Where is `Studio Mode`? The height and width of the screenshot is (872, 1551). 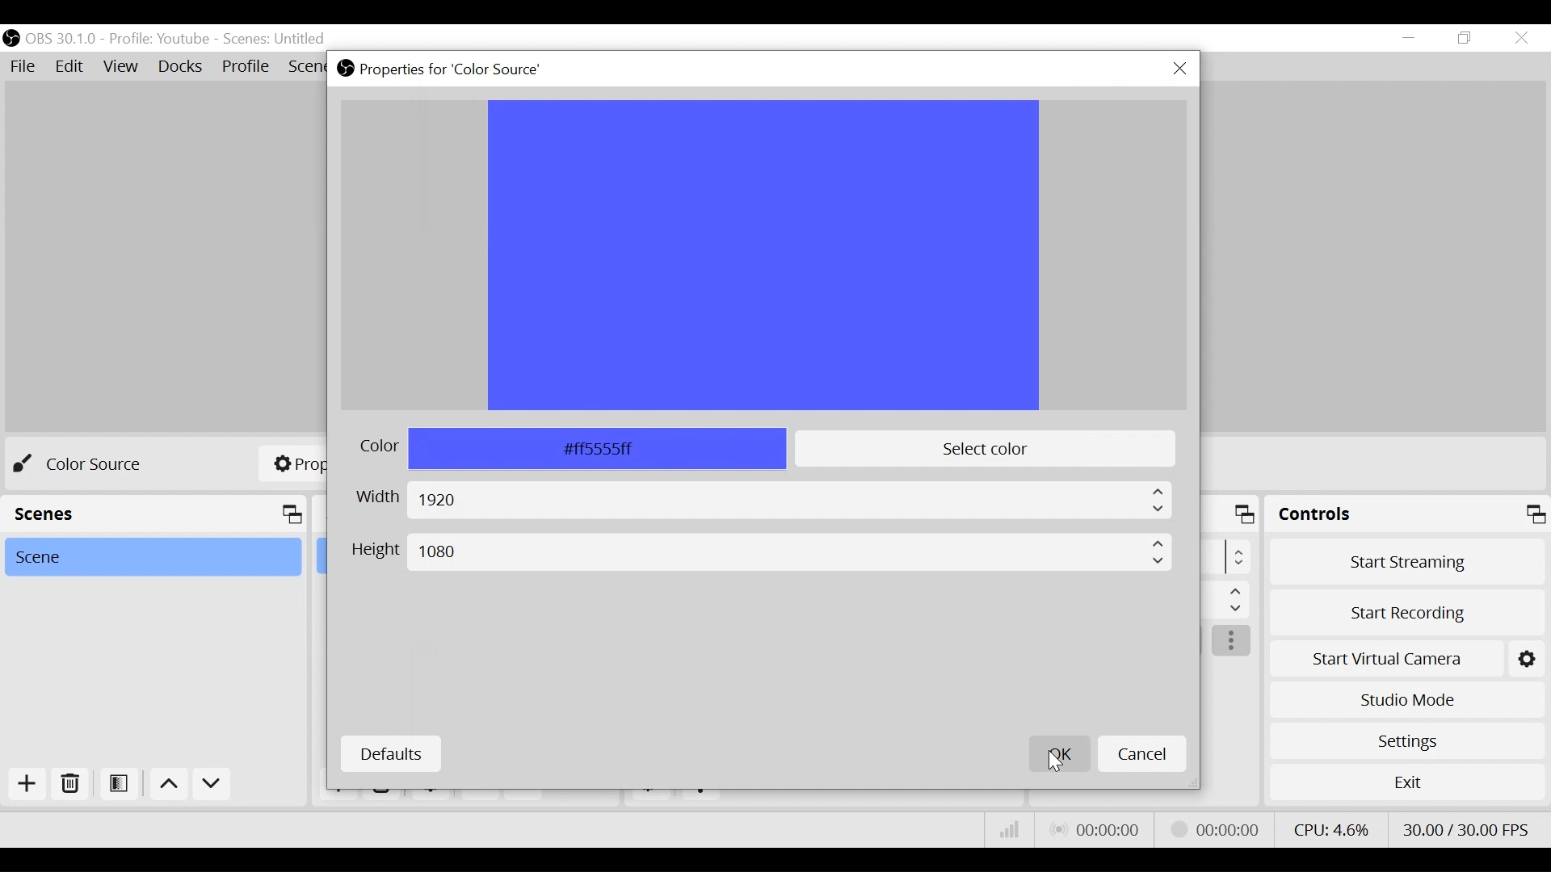
Studio Mode is located at coordinates (1406, 700).